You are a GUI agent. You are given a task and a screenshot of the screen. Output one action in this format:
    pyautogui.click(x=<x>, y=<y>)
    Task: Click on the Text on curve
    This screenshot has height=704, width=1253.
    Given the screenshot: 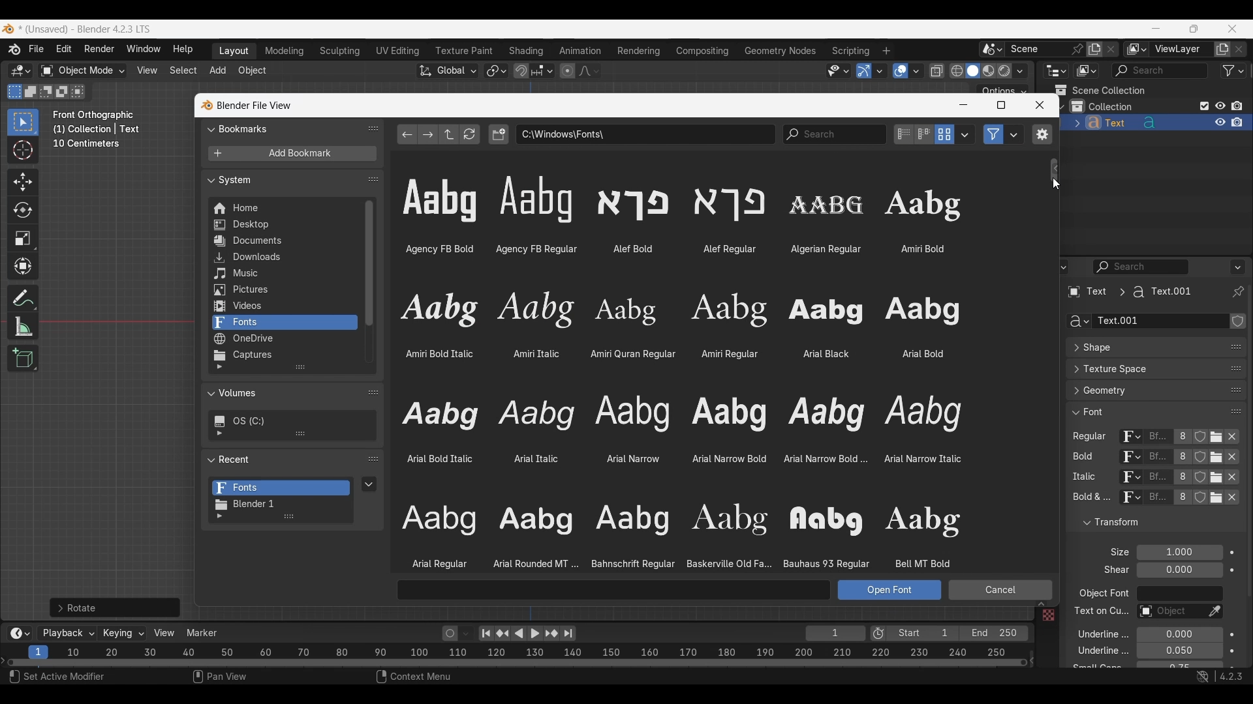 What is the action you would take?
    pyautogui.click(x=1169, y=612)
    